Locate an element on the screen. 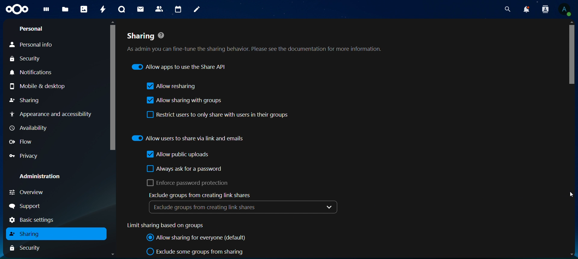 Image resolution: width=578 pixels, height=259 pixels. photos is located at coordinates (85, 9).